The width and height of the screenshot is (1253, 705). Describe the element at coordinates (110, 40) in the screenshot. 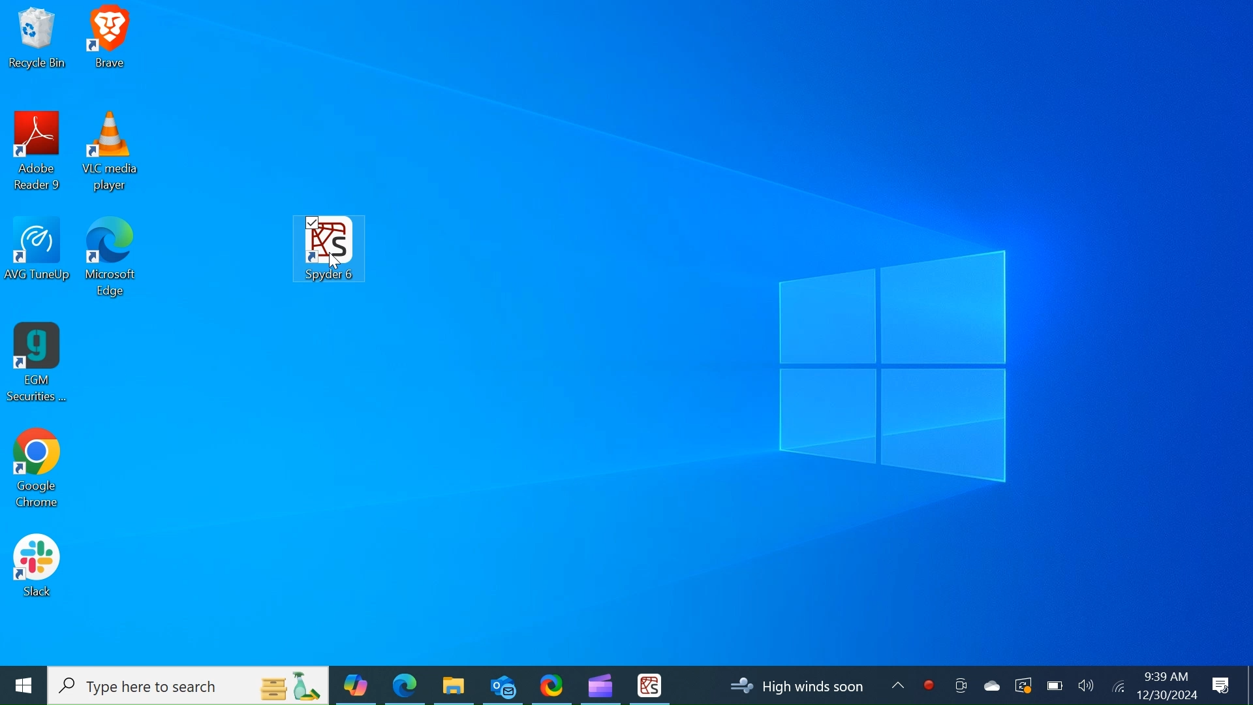

I see `Brave Desktop Icon` at that location.